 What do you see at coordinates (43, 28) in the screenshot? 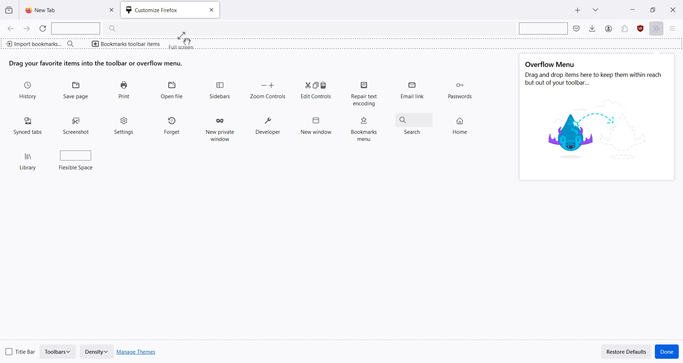
I see `Refresh` at bounding box center [43, 28].